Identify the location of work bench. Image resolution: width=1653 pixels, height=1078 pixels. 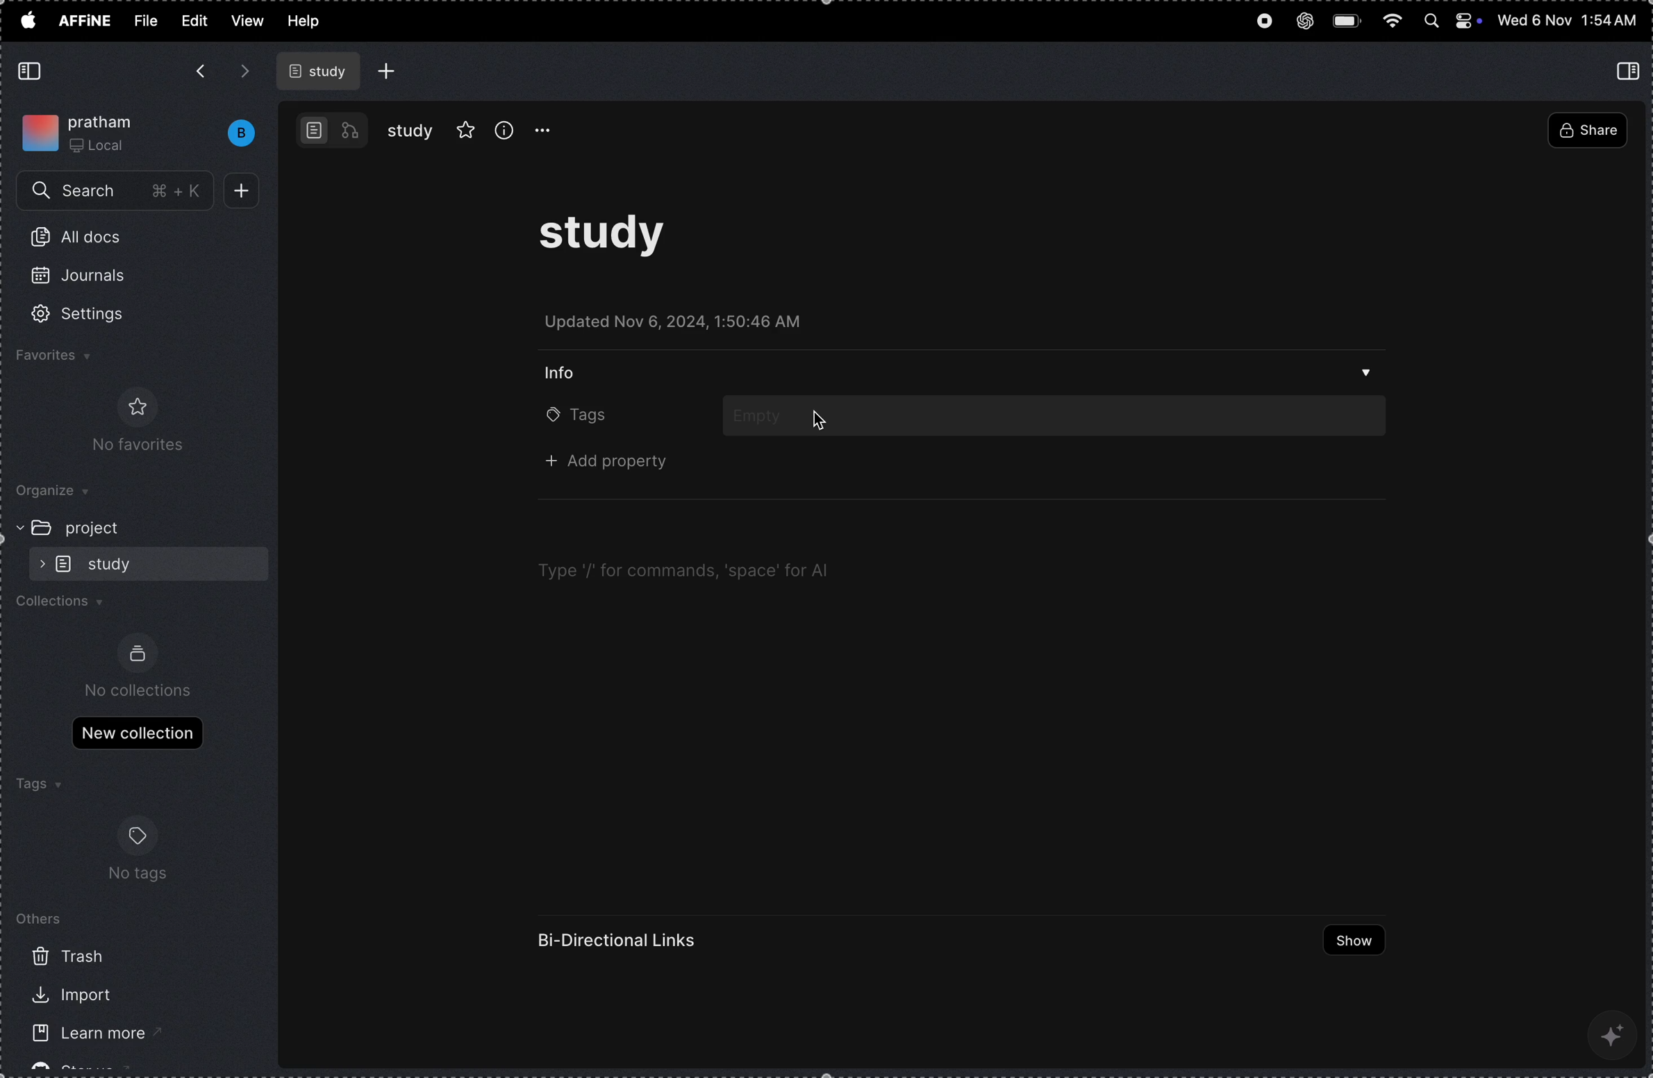
(333, 129).